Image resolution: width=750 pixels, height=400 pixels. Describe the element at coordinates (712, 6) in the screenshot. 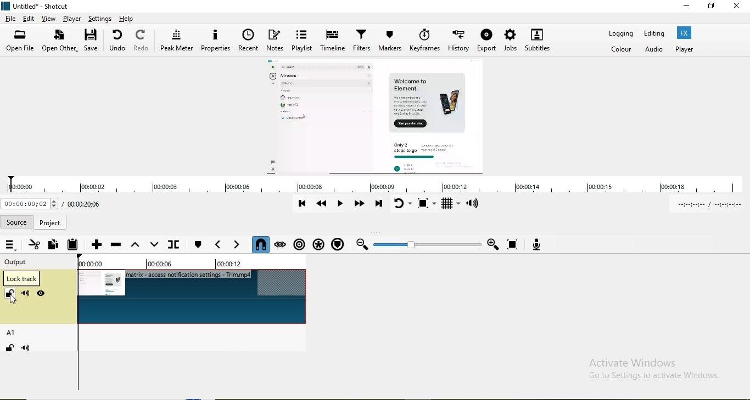

I see `Restore` at that location.